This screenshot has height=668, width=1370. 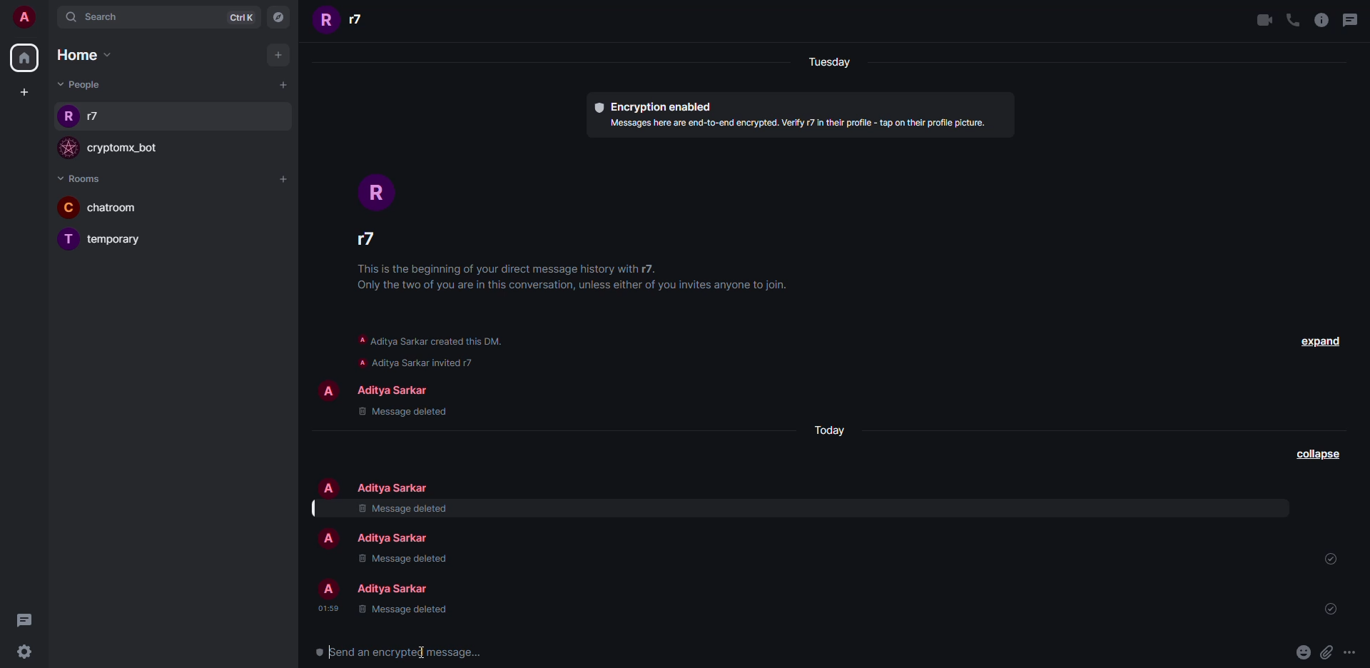 What do you see at coordinates (123, 208) in the screenshot?
I see `room` at bounding box center [123, 208].